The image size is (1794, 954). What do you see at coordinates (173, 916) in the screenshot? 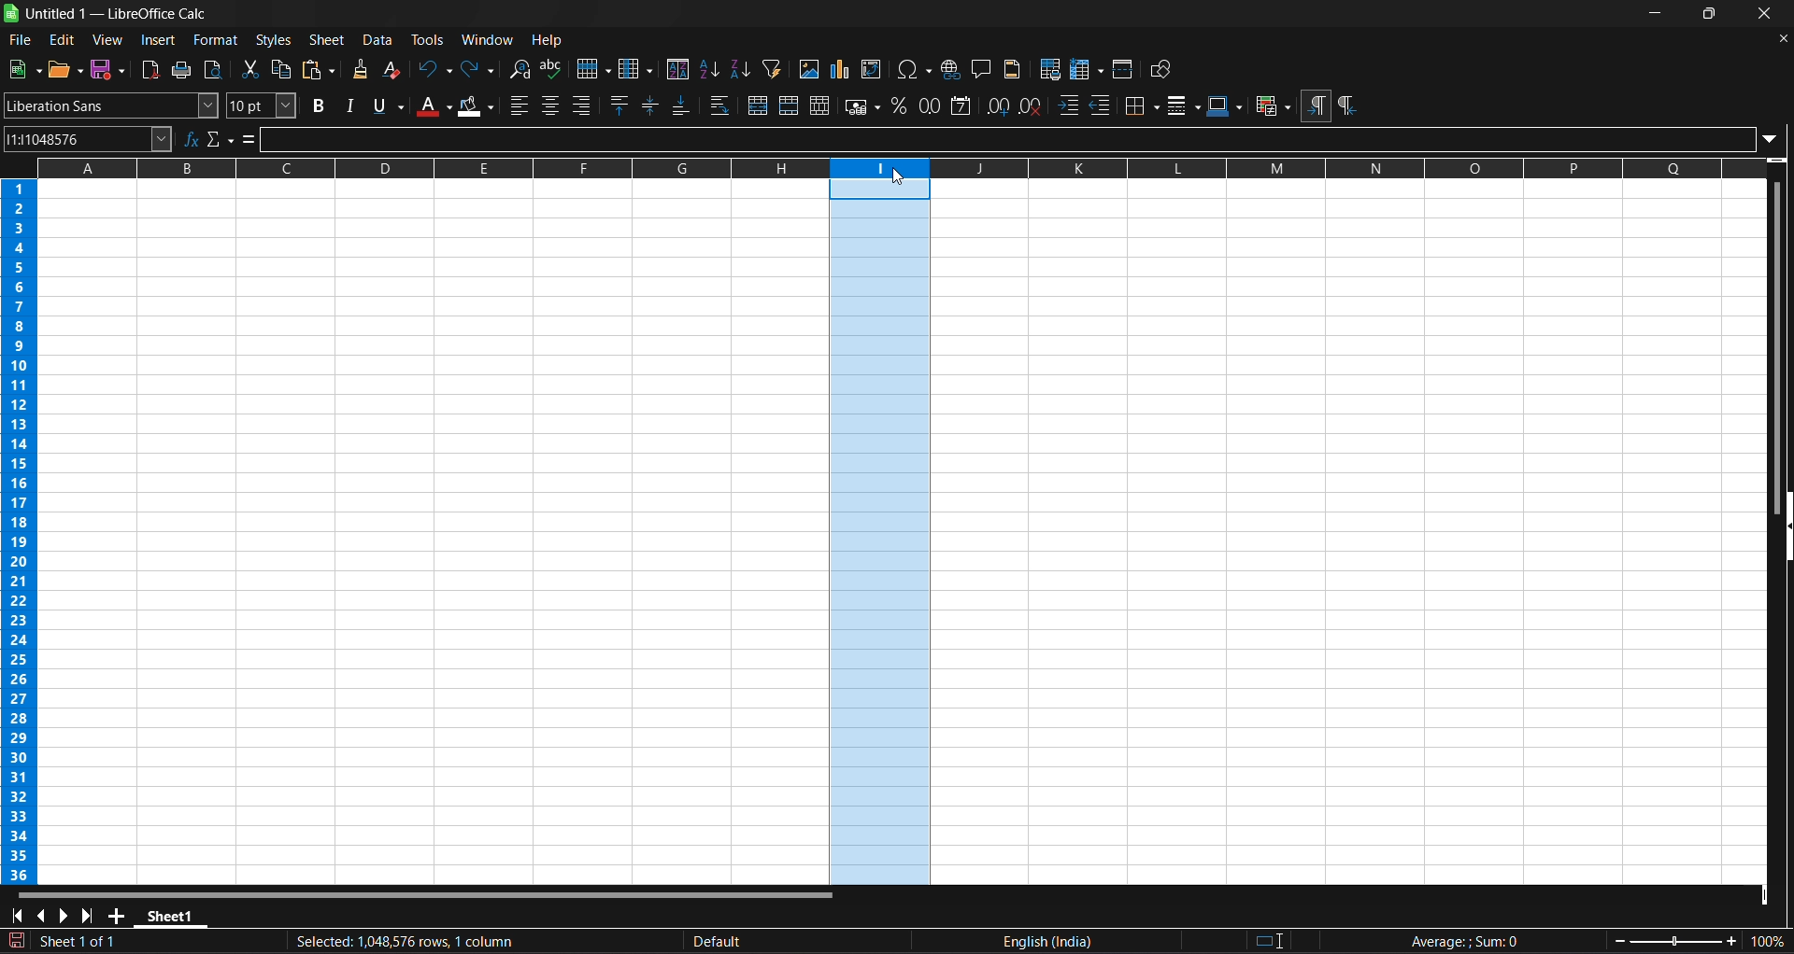
I see `sheet 1` at bounding box center [173, 916].